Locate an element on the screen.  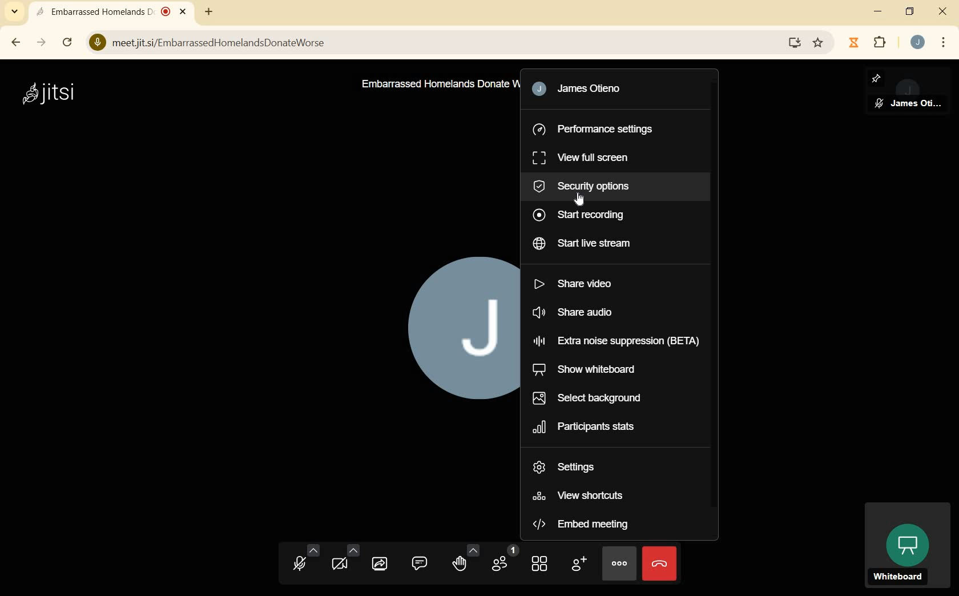
current open tab is located at coordinates (112, 11).